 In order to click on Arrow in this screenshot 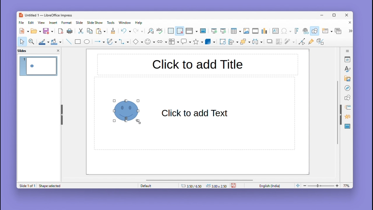, I will do `click(99, 42)`.